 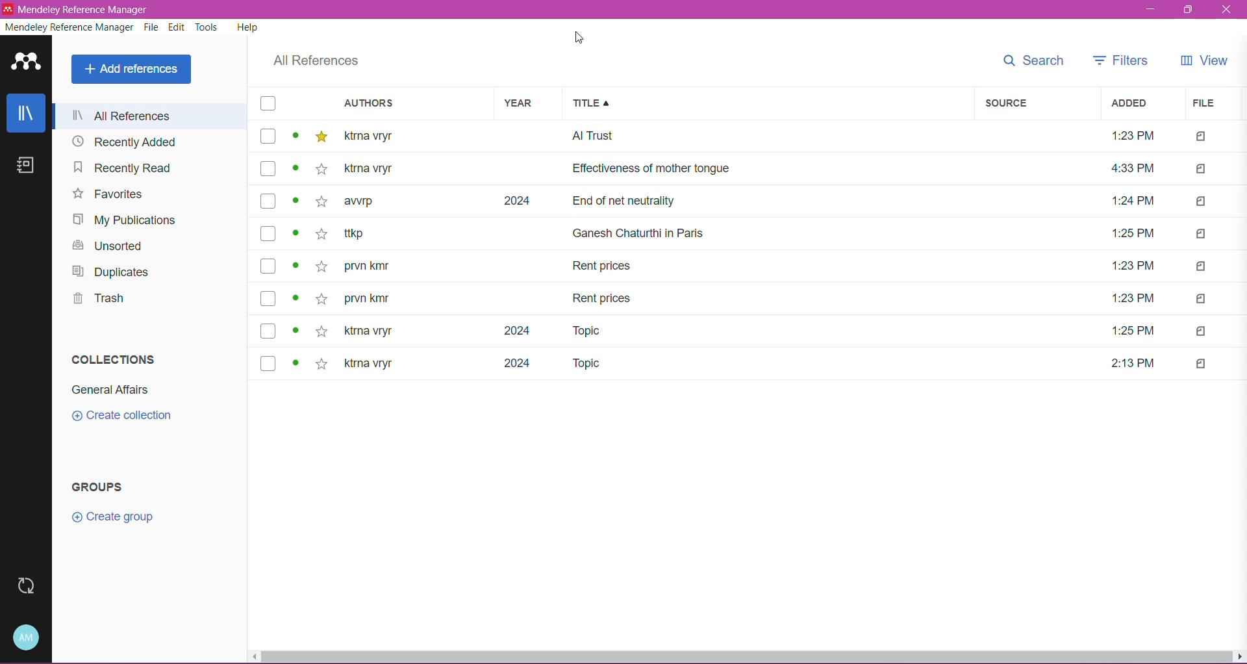 What do you see at coordinates (323, 250) in the screenshot?
I see `Click to Add to Favorites` at bounding box center [323, 250].